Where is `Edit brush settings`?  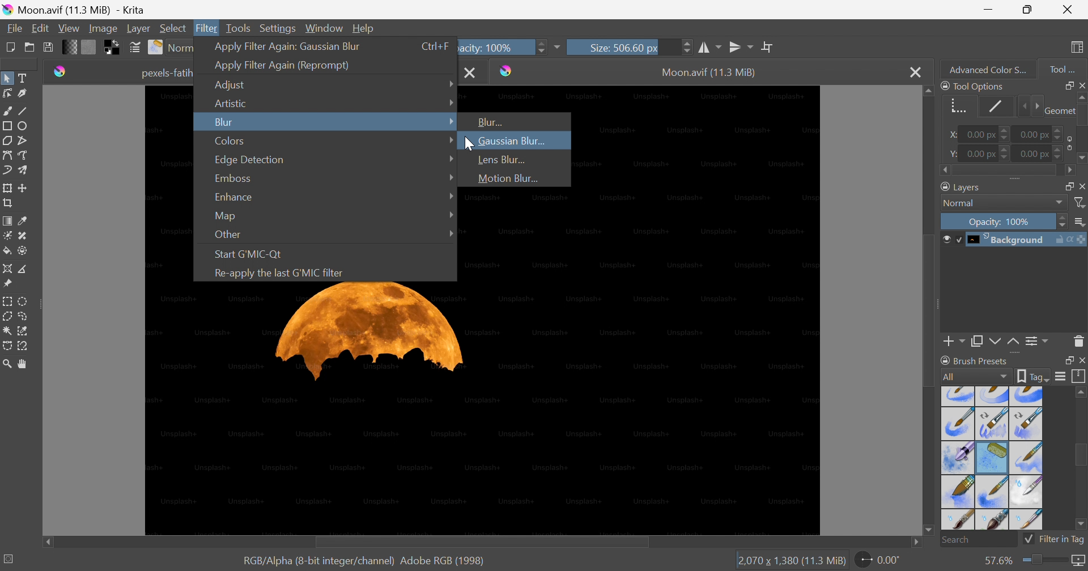
Edit brush settings is located at coordinates (133, 46).